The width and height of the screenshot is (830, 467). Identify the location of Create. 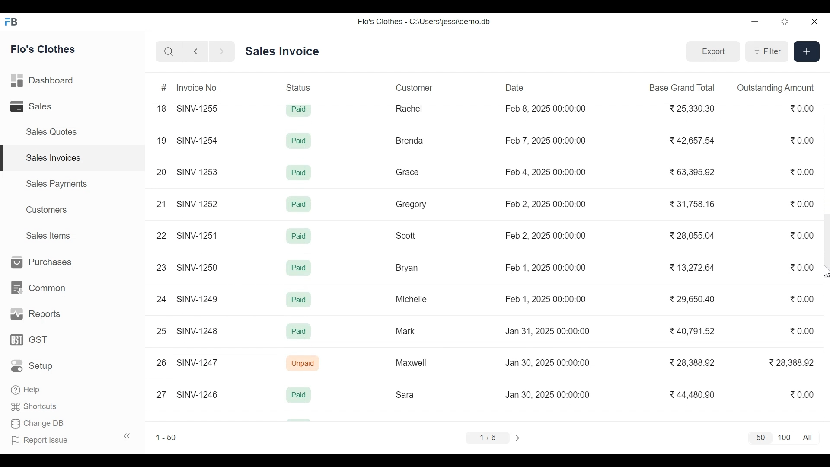
(806, 51).